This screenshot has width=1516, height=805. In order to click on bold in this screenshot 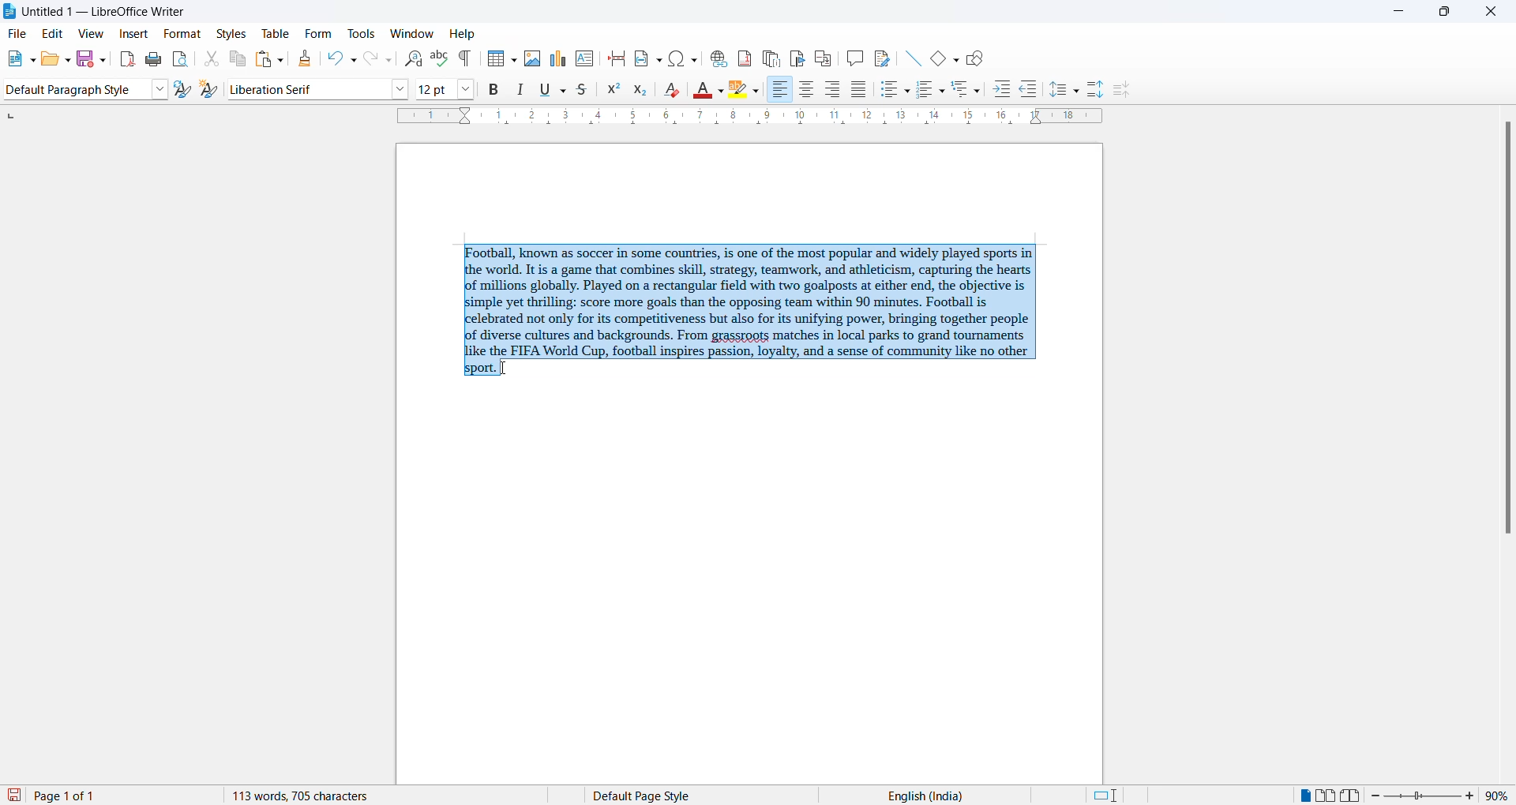, I will do `click(495, 89)`.